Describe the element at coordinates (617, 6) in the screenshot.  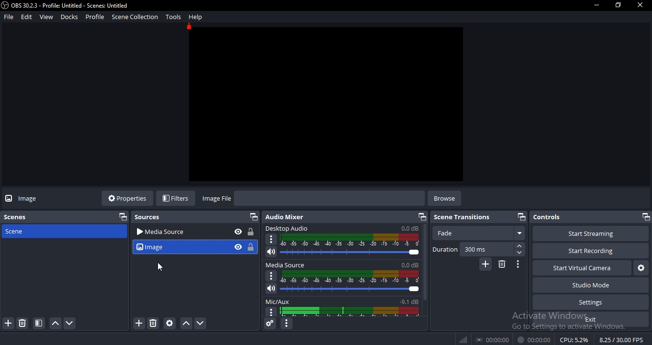
I see `restore window` at that location.